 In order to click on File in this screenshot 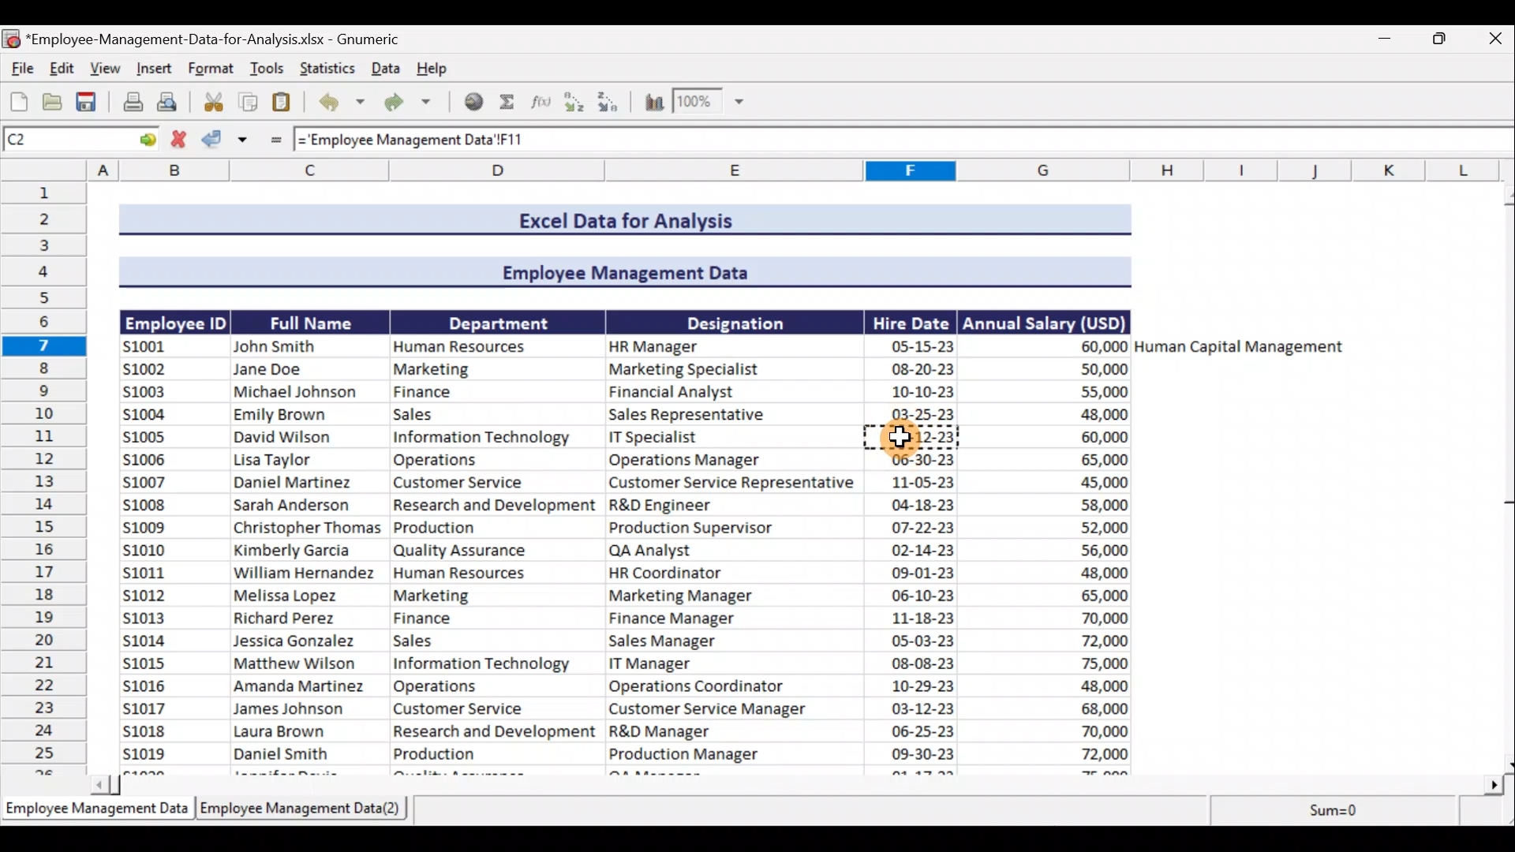, I will do `click(18, 68)`.